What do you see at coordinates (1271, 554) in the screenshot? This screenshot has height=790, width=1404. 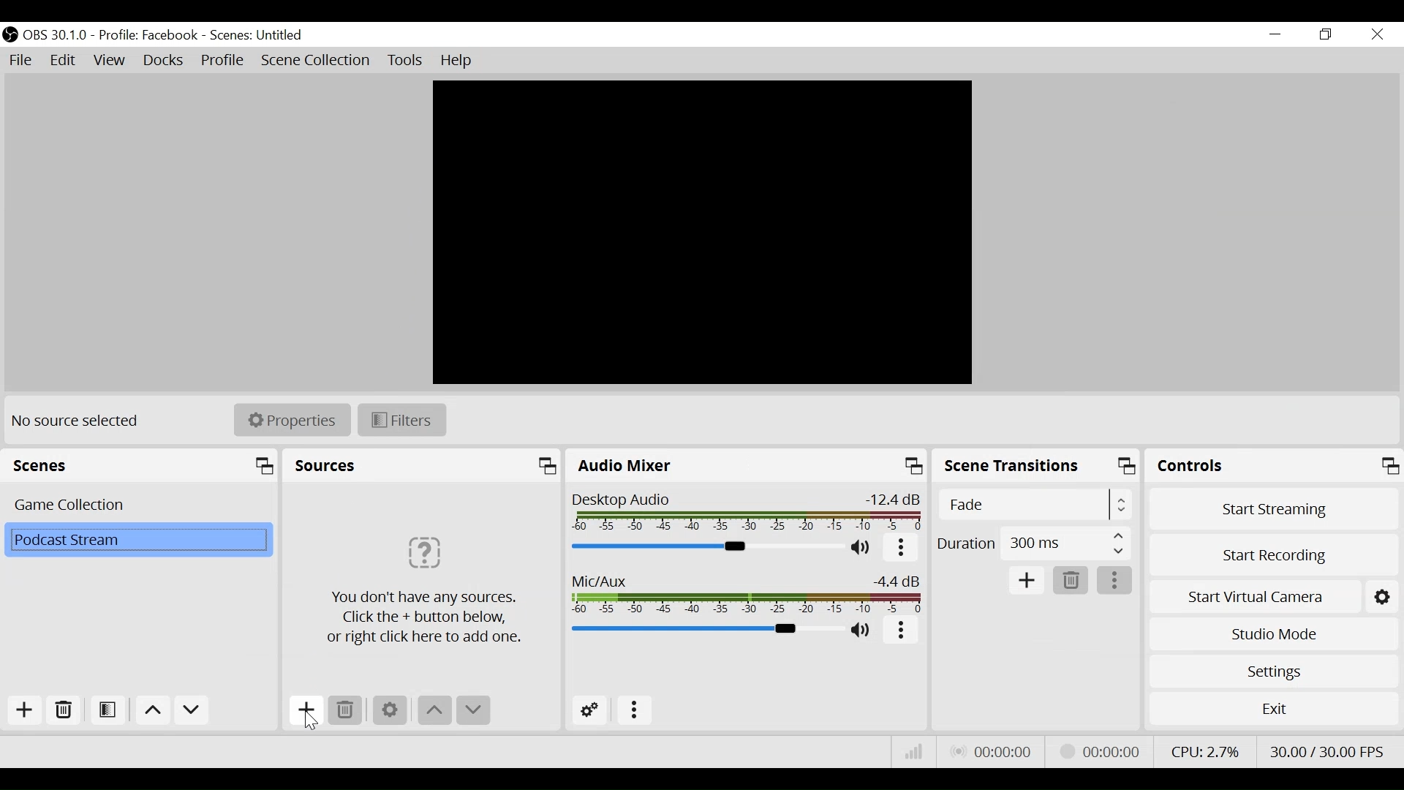 I see `Start Recording` at bounding box center [1271, 554].